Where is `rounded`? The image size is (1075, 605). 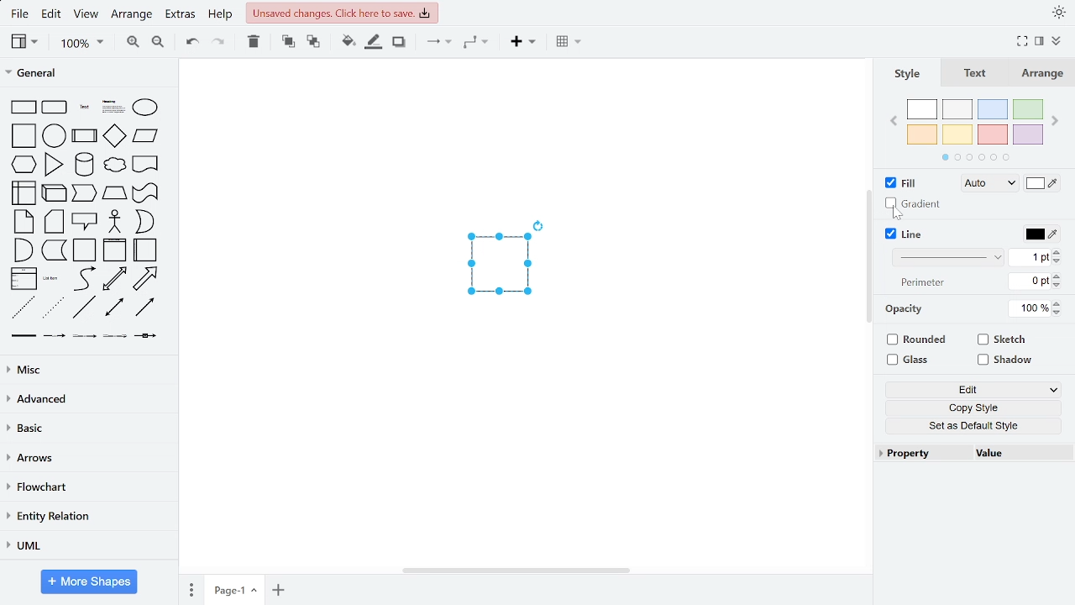 rounded is located at coordinates (917, 340).